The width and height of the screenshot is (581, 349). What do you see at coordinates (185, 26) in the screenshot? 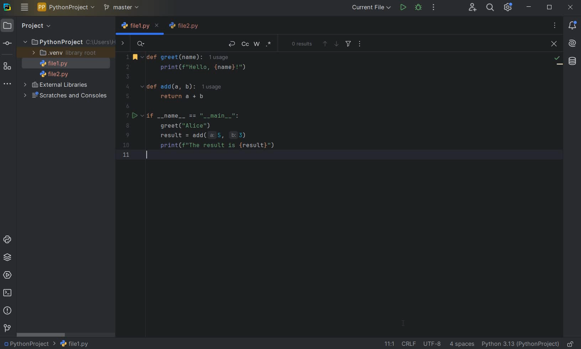
I see `FILE NAME 2` at bounding box center [185, 26].